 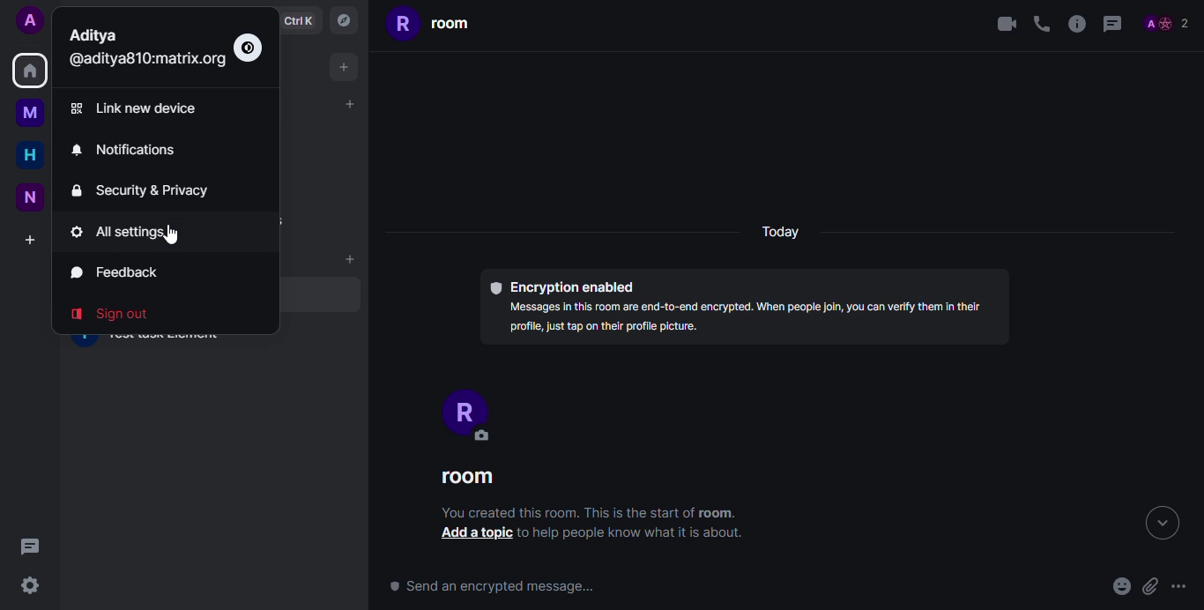 I want to click on id, so click(x=144, y=60).